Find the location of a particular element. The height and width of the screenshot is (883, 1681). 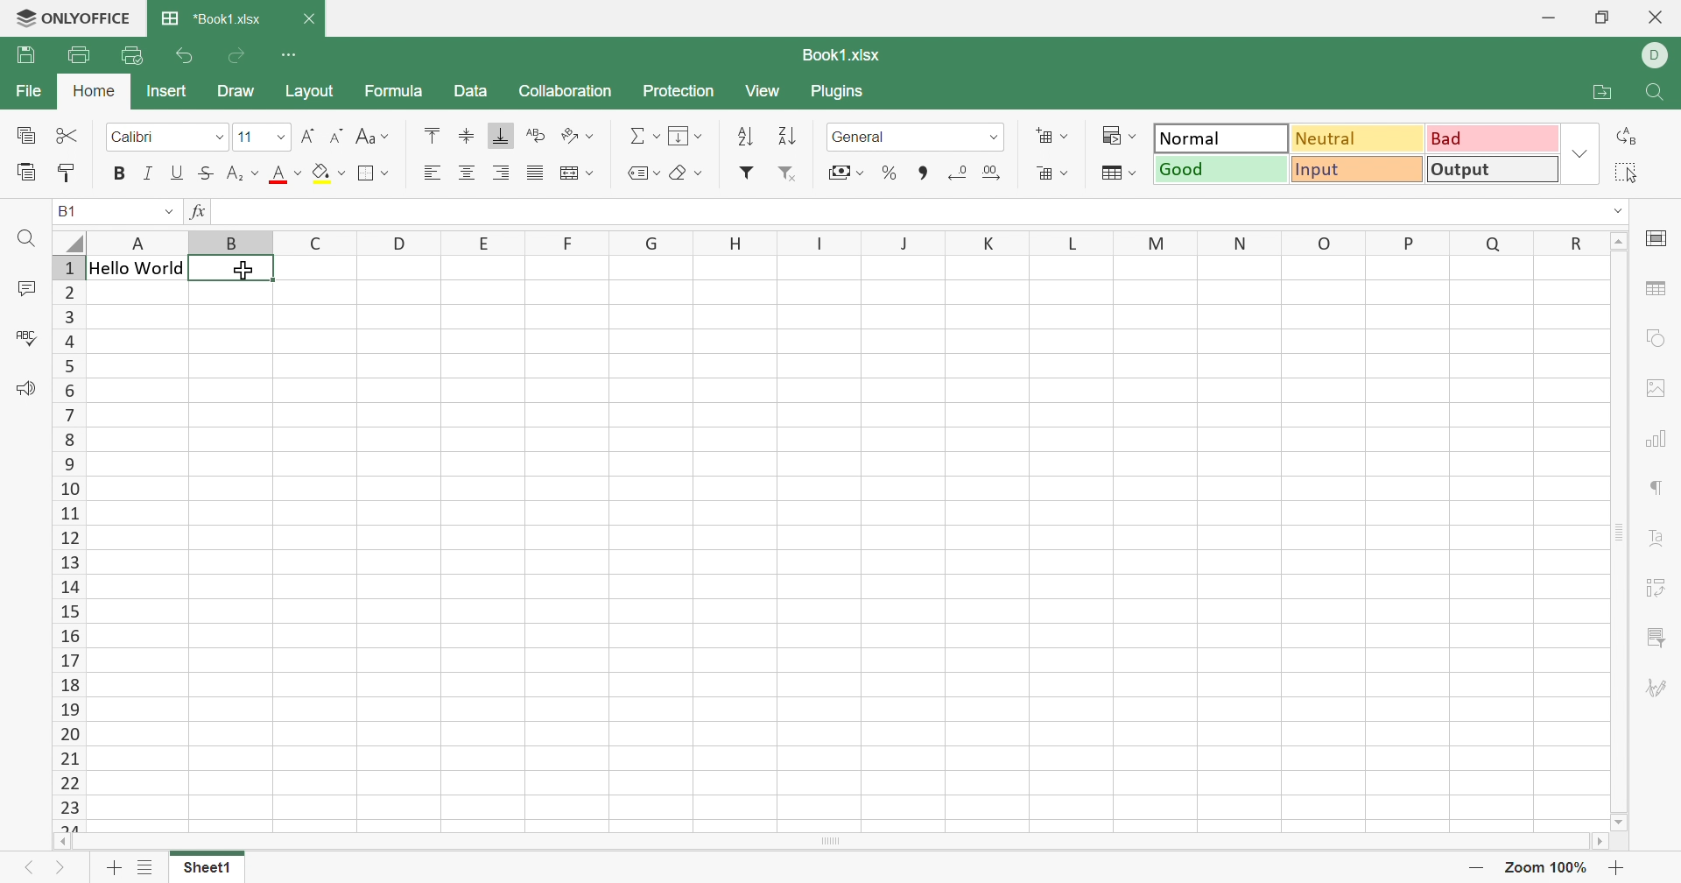

Increase decimal is located at coordinates (992, 176).